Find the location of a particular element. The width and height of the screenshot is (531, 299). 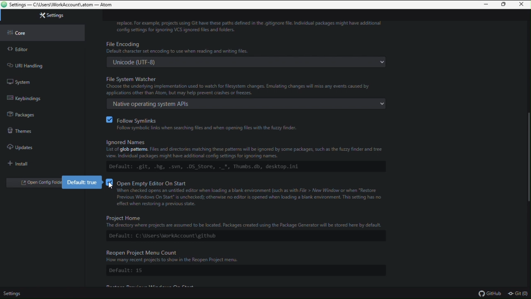

cursor is located at coordinates (110, 186).